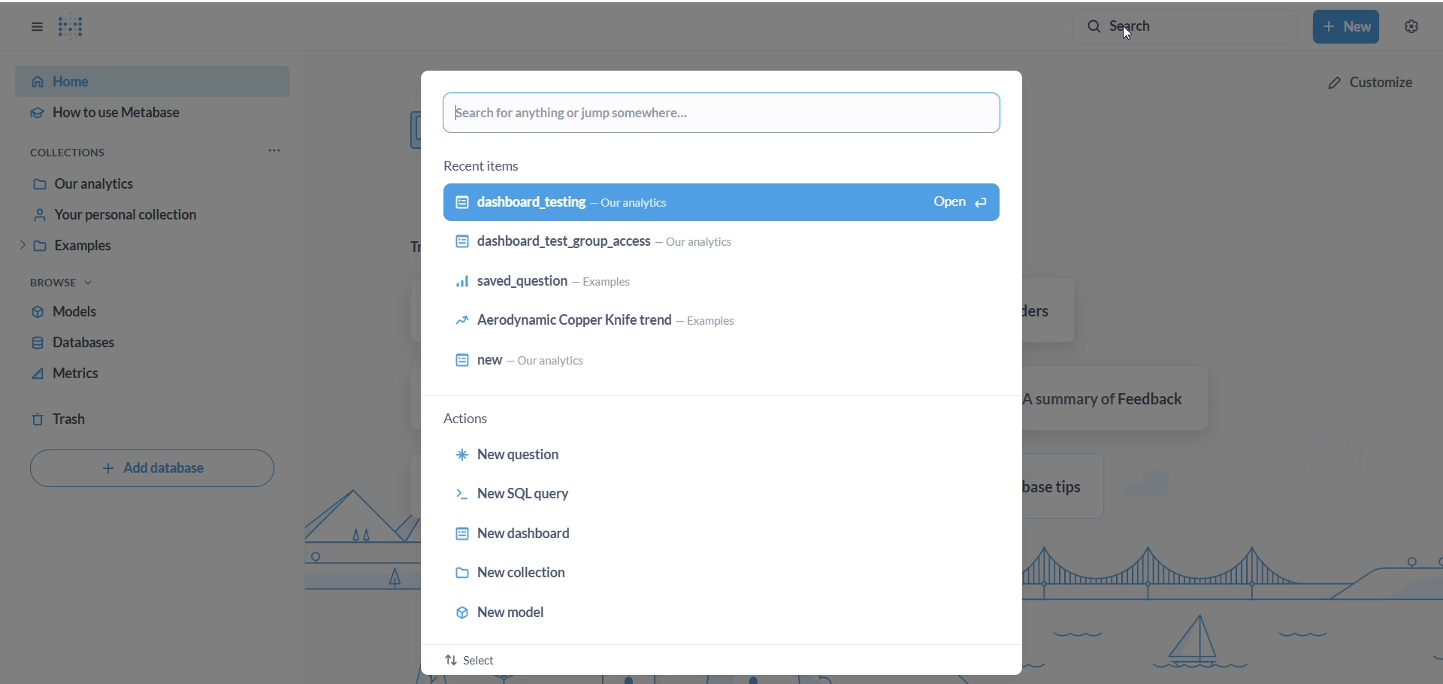 This screenshot has width=1443, height=684. What do you see at coordinates (35, 30) in the screenshot?
I see `show/hide side bar` at bounding box center [35, 30].